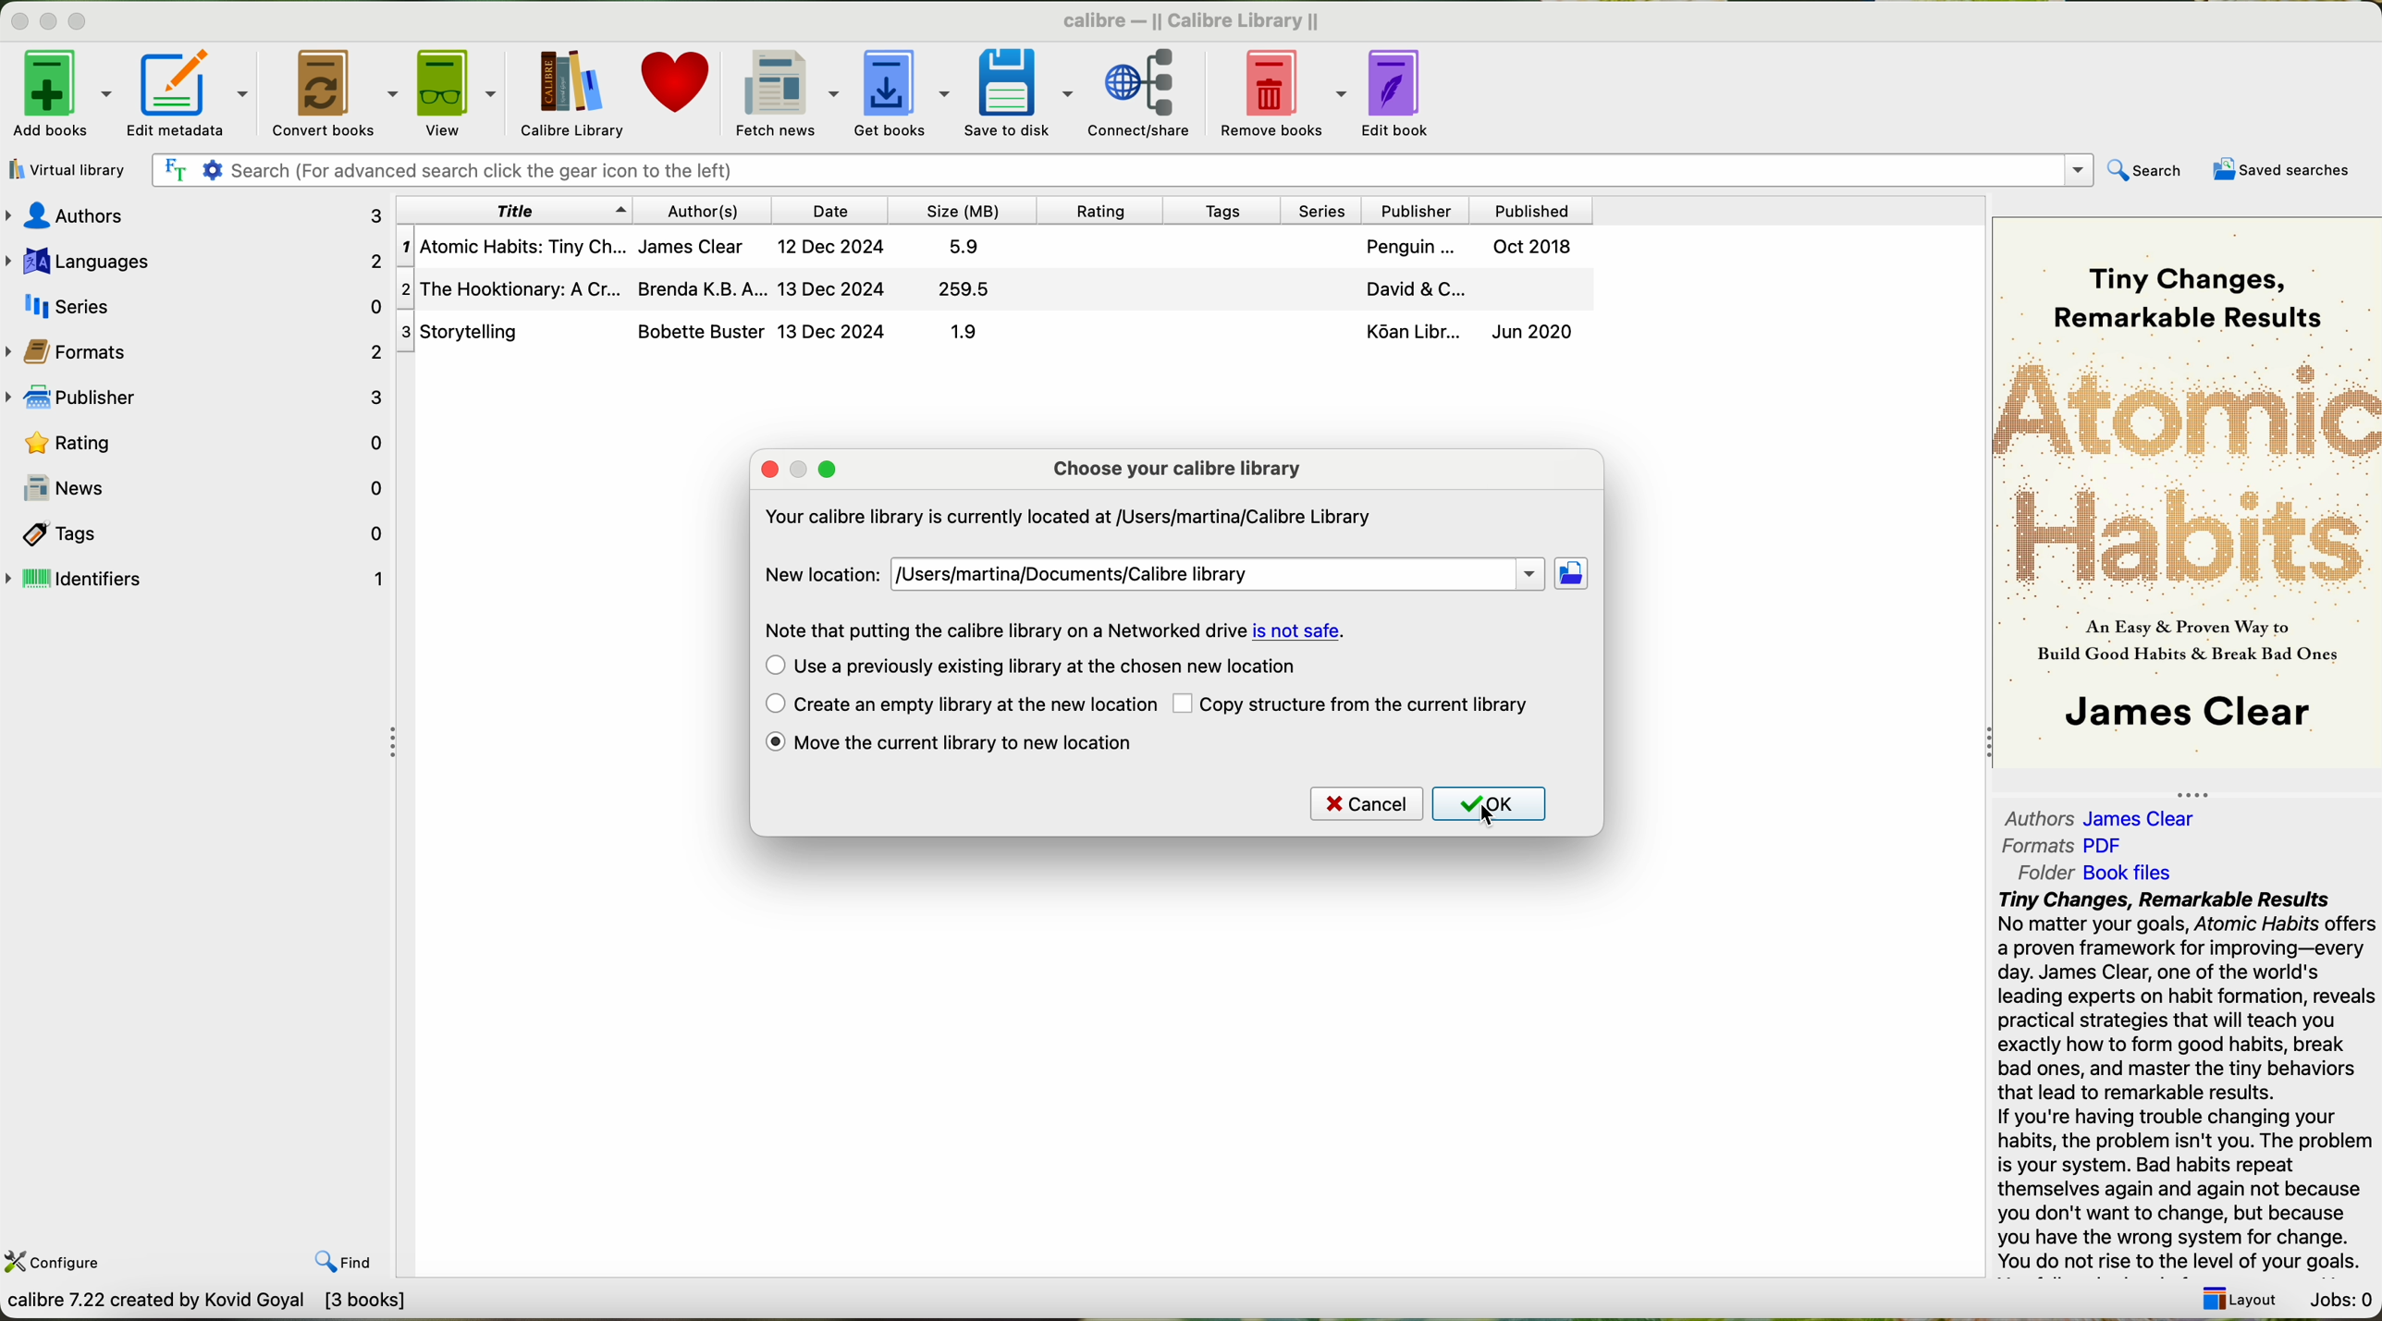 The image size is (2382, 1321). What do you see at coordinates (818, 574) in the screenshot?
I see `New location:` at bounding box center [818, 574].